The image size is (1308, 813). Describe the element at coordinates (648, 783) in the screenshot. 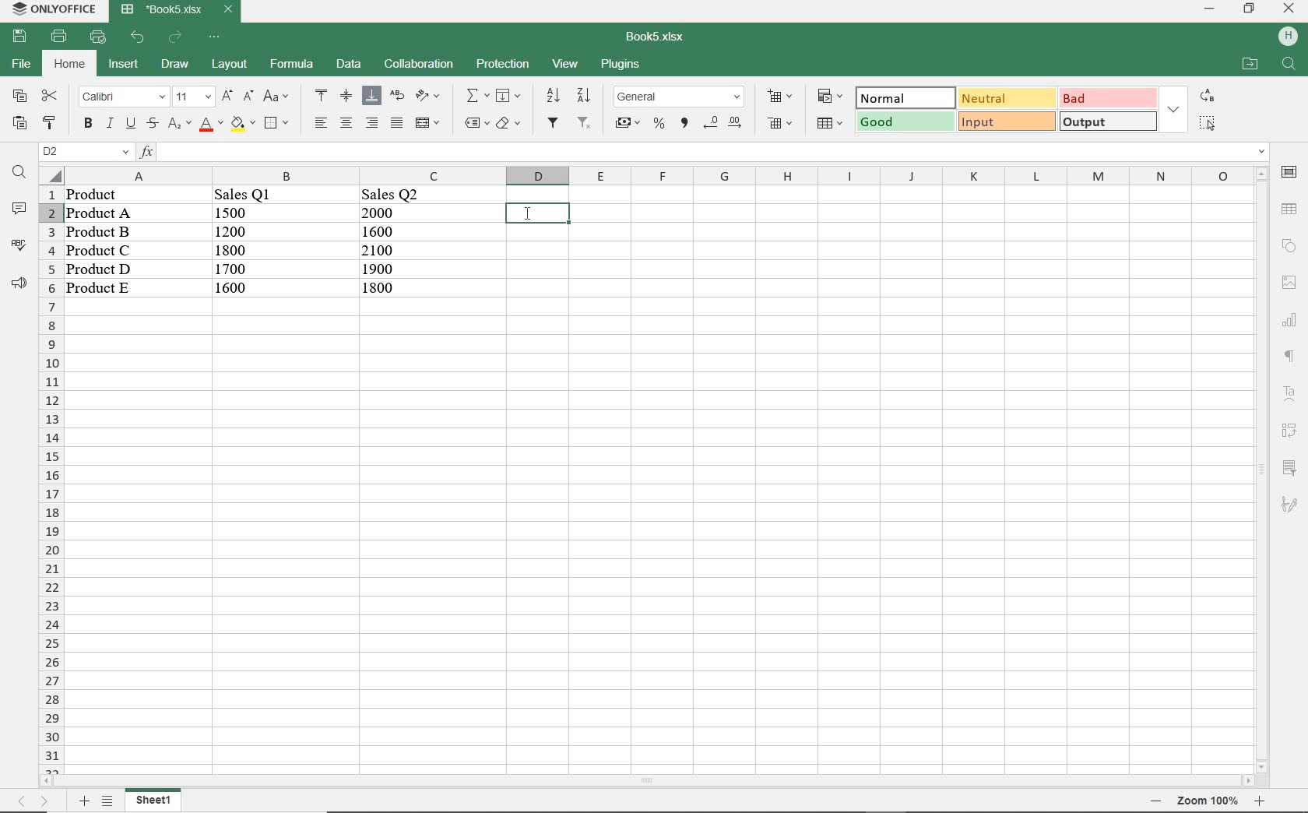

I see `scrollbar` at that location.